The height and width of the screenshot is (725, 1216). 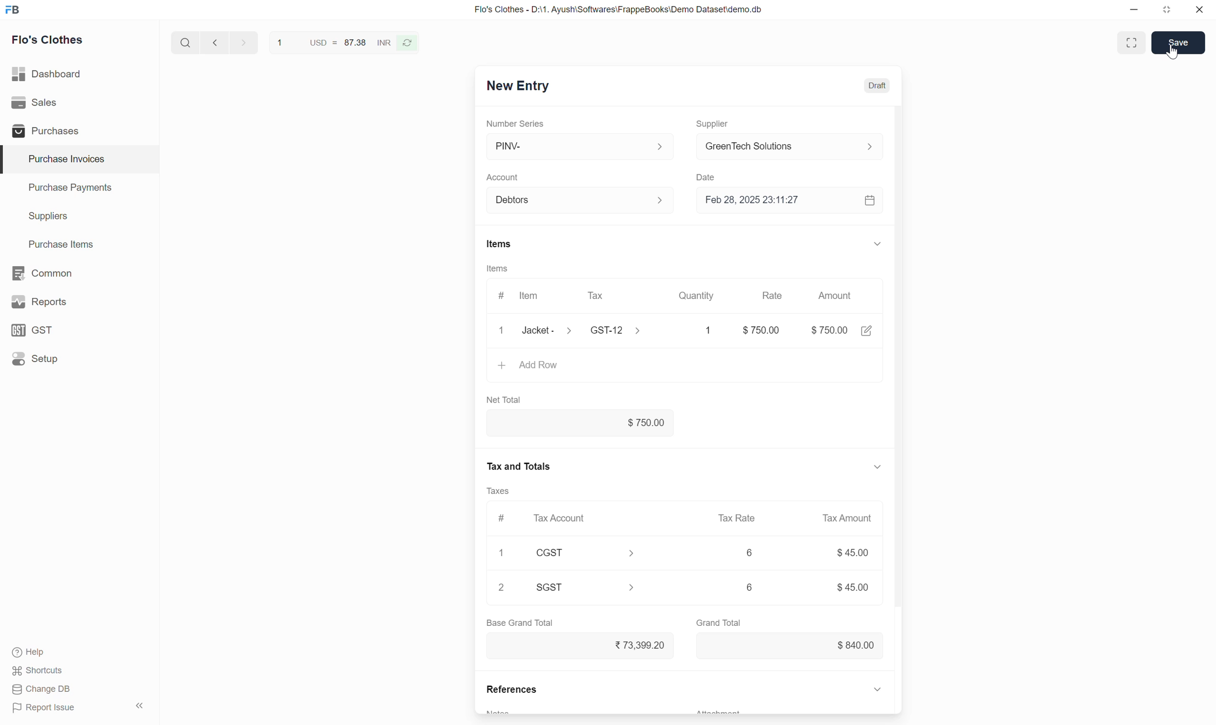 What do you see at coordinates (714, 125) in the screenshot?
I see `Supplier` at bounding box center [714, 125].